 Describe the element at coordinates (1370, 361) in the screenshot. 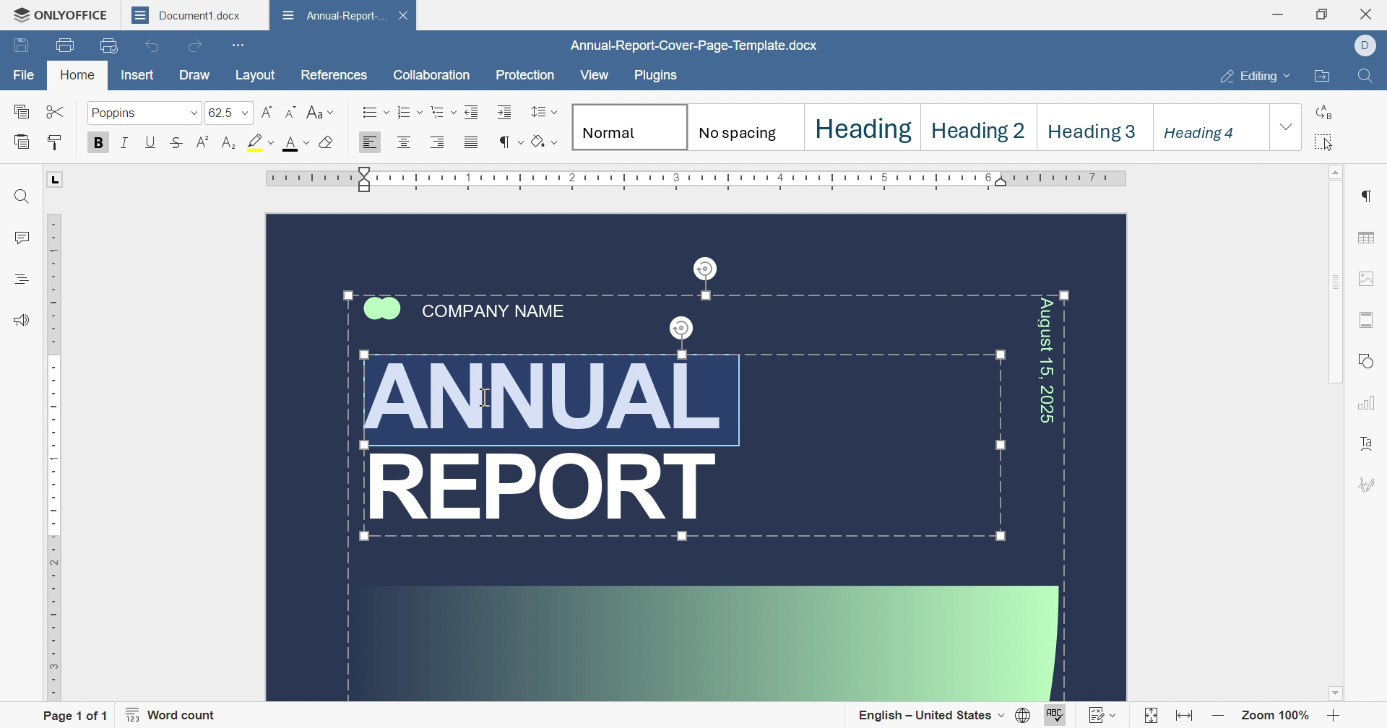

I see `shape settings` at that location.